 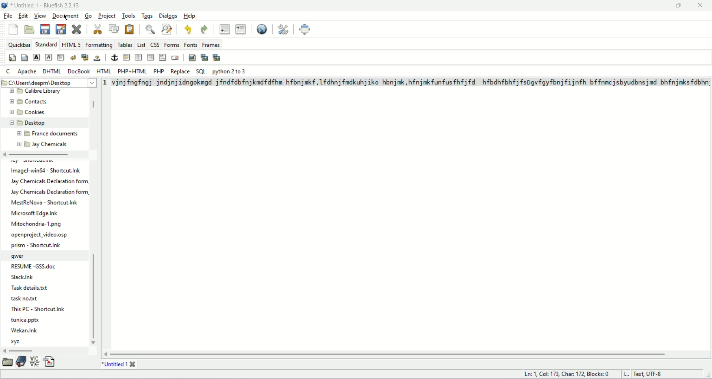 What do you see at coordinates (130, 28) in the screenshot?
I see `paste` at bounding box center [130, 28].